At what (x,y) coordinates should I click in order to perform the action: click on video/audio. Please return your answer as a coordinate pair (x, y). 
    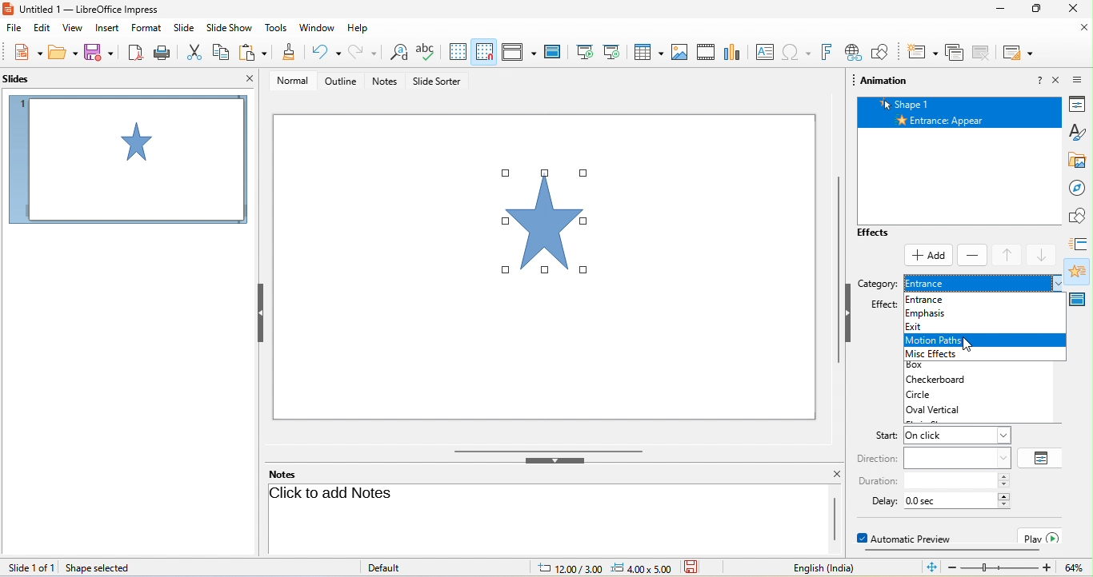
    Looking at the image, I should click on (706, 51).